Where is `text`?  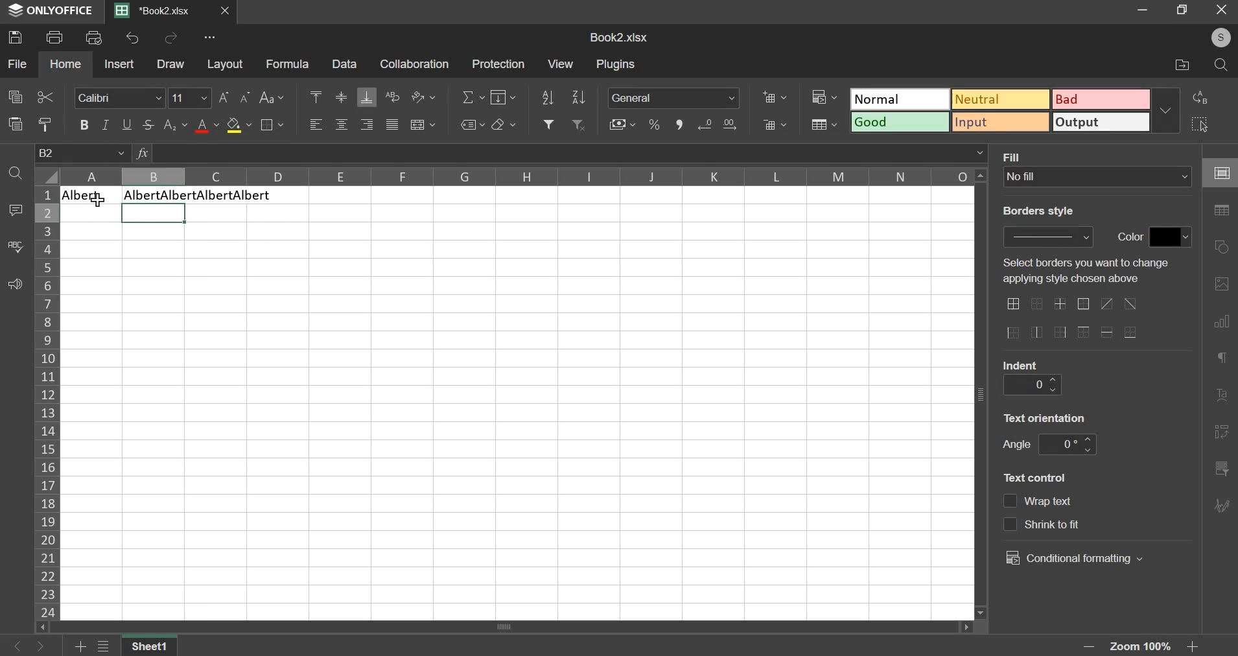 text is located at coordinates (1019, 156).